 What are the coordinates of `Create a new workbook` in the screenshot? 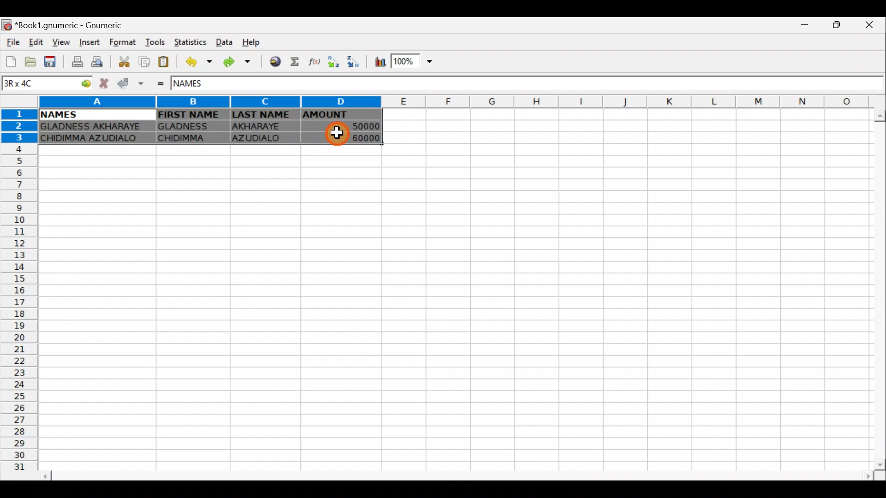 It's located at (12, 61).